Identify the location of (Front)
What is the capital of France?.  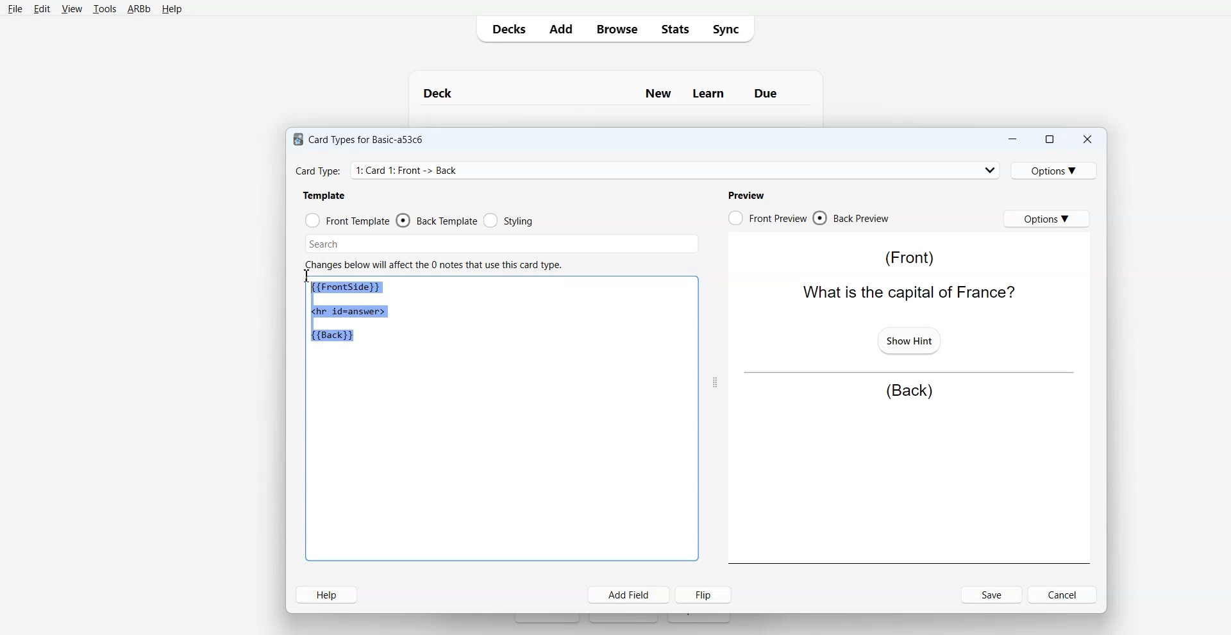
(906, 275).